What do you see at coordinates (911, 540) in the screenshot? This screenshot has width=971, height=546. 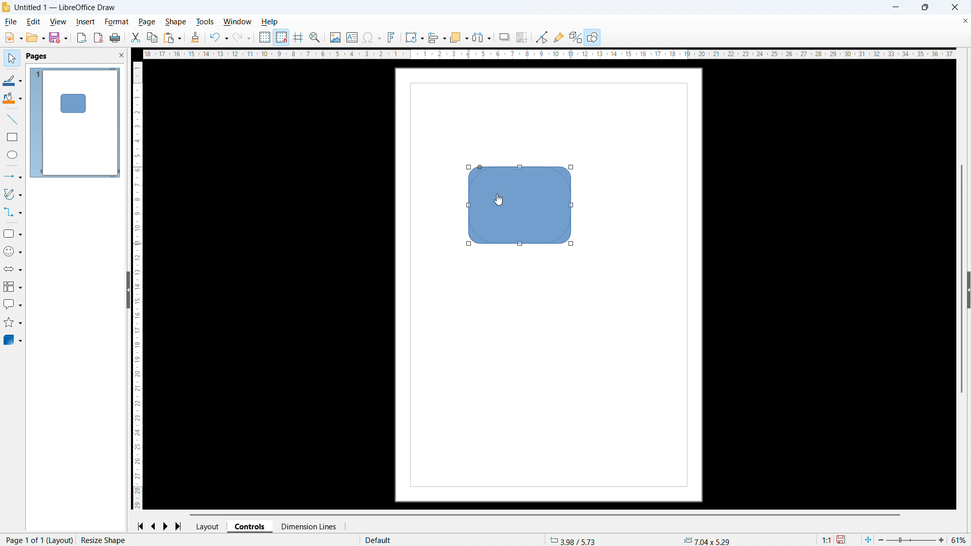 I see `Zoom slider ` at bounding box center [911, 540].